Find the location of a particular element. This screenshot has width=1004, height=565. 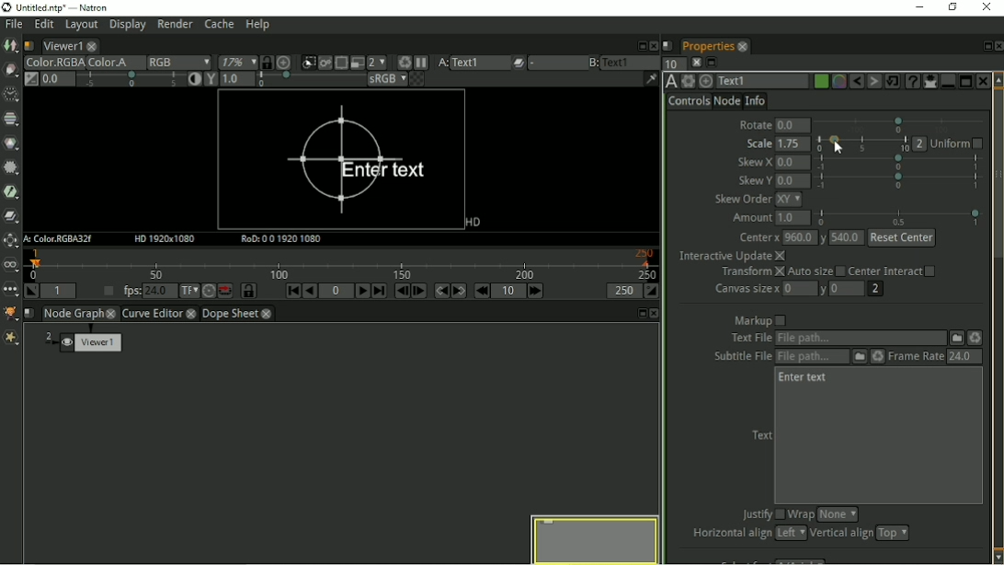

Preview is located at coordinates (592, 539).